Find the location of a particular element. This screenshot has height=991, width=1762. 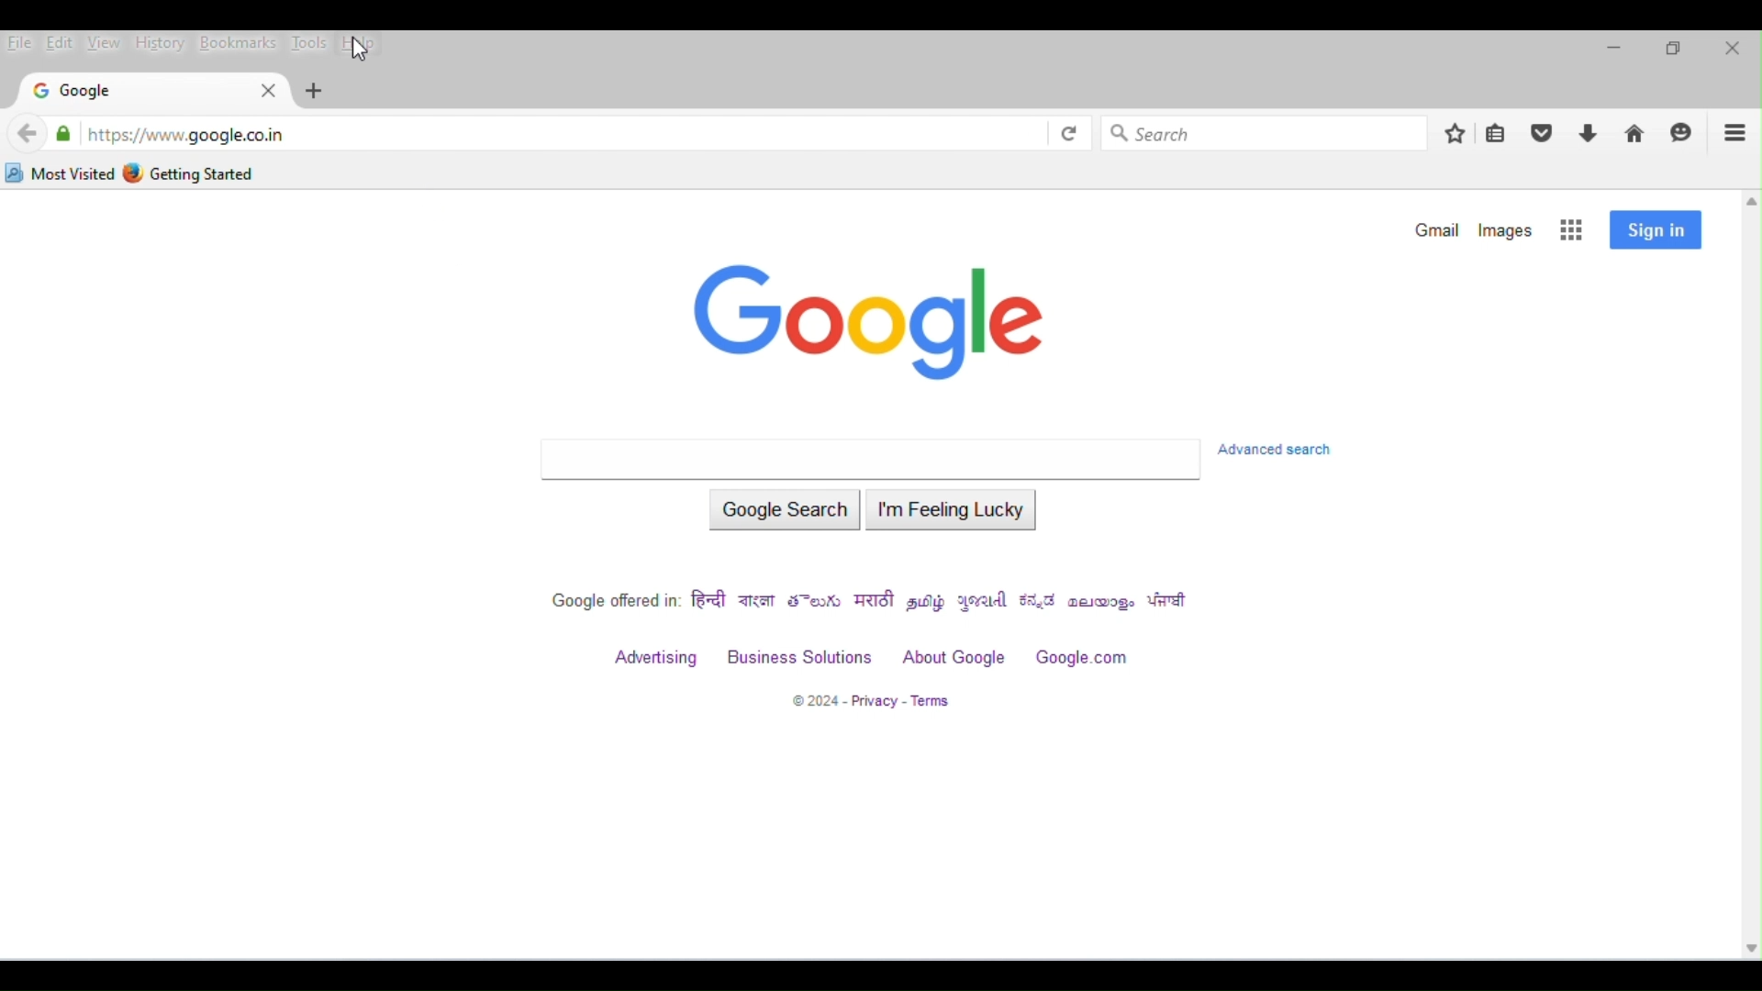

file is located at coordinates (20, 45).